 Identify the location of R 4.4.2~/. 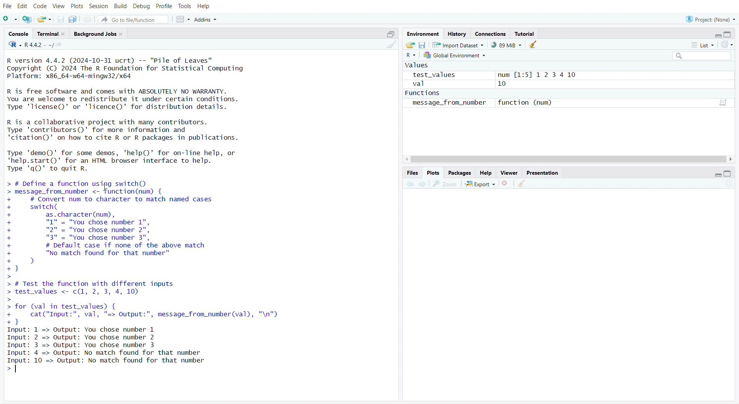
(38, 46).